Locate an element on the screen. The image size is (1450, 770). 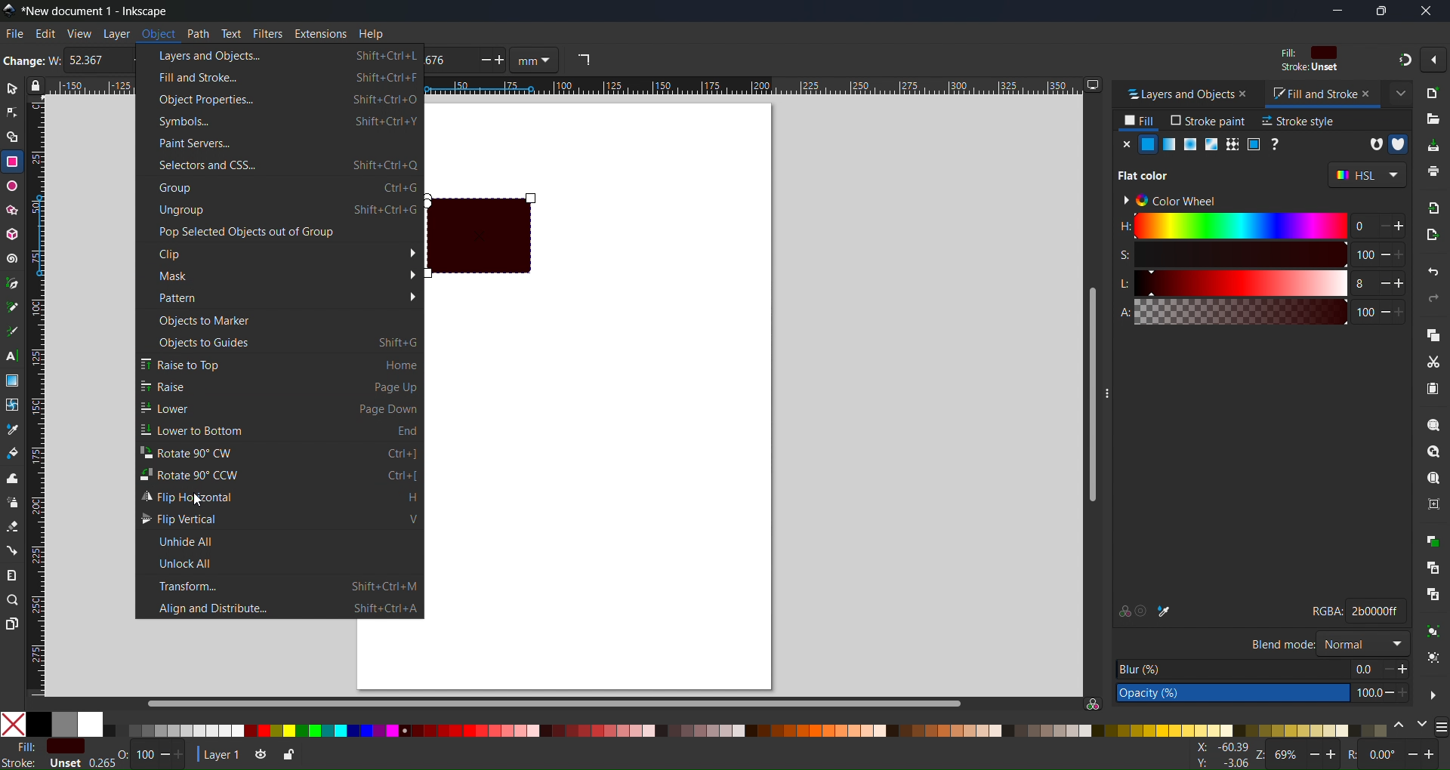
Zoom Page is located at coordinates (1433, 478).